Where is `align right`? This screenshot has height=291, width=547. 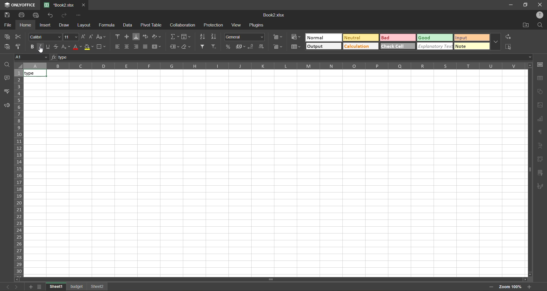
align right is located at coordinates (136, 46).